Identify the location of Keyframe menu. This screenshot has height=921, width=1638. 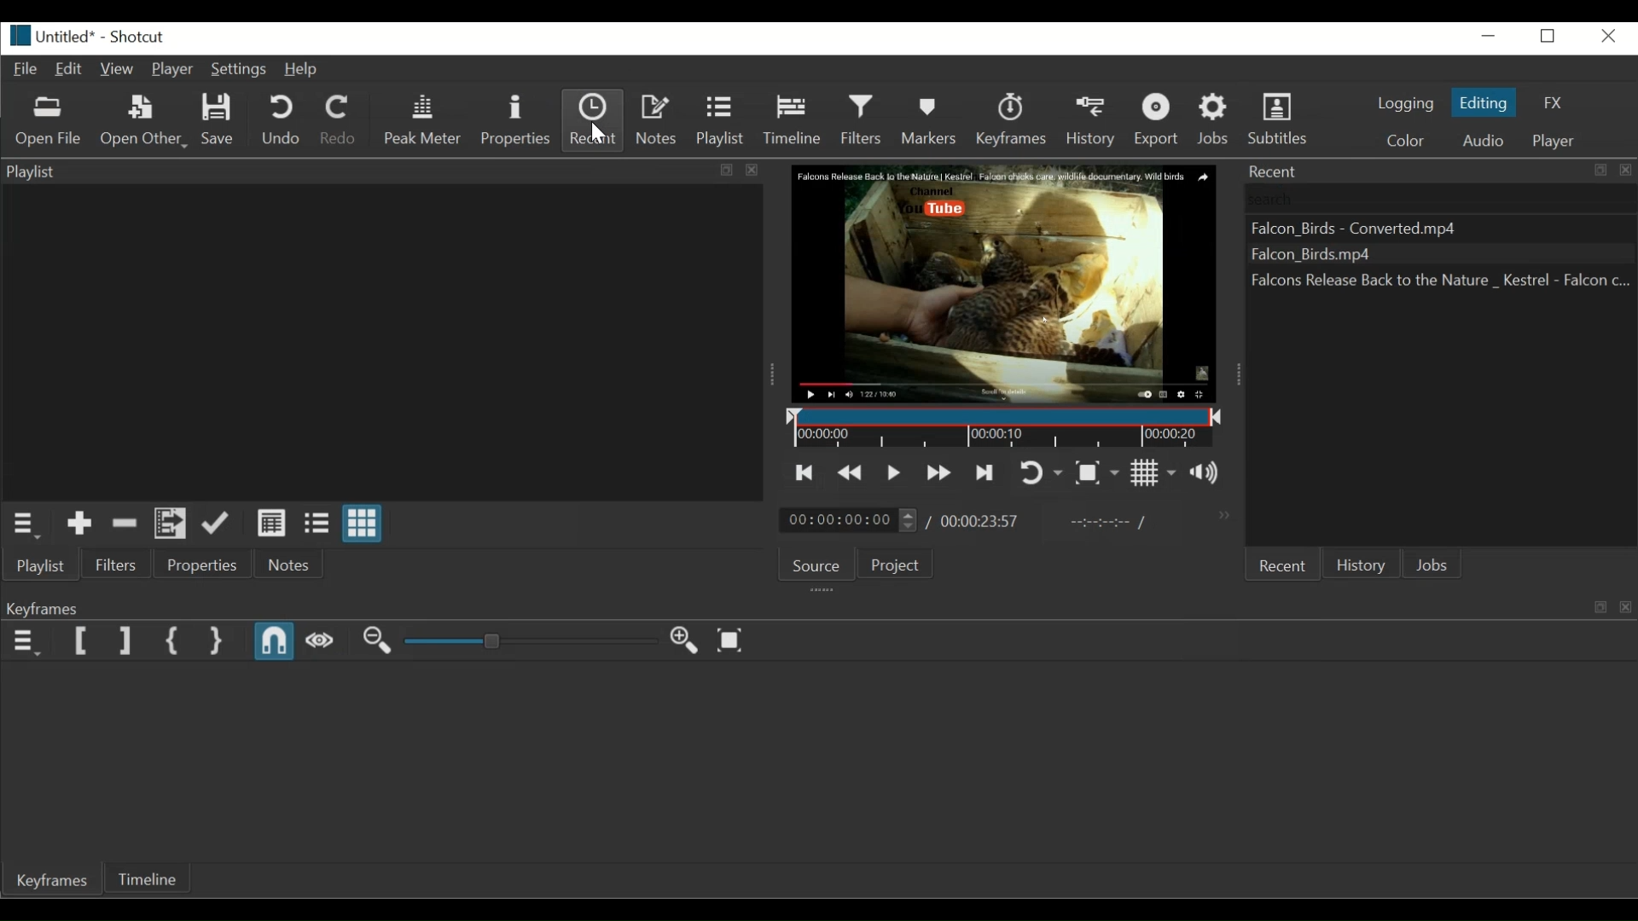
(28, 641).